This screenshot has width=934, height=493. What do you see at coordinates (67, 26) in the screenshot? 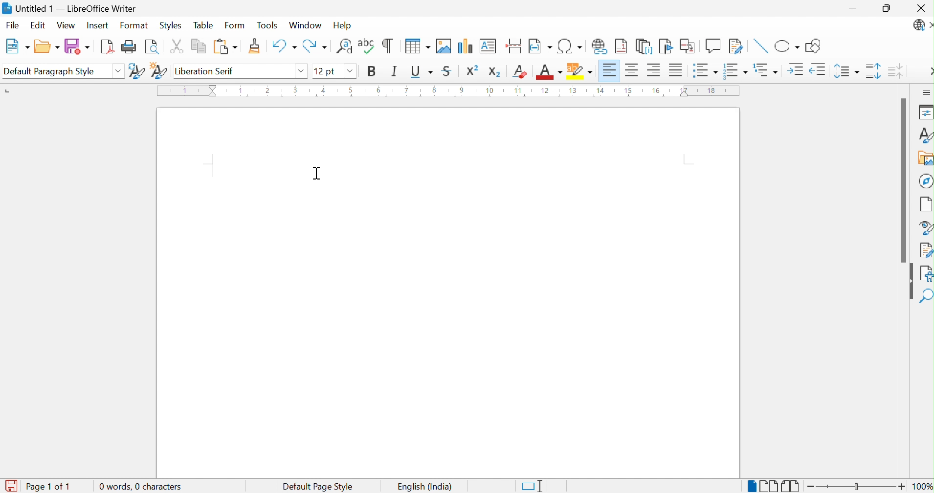
I see `View` at bounding box center [67, 26].